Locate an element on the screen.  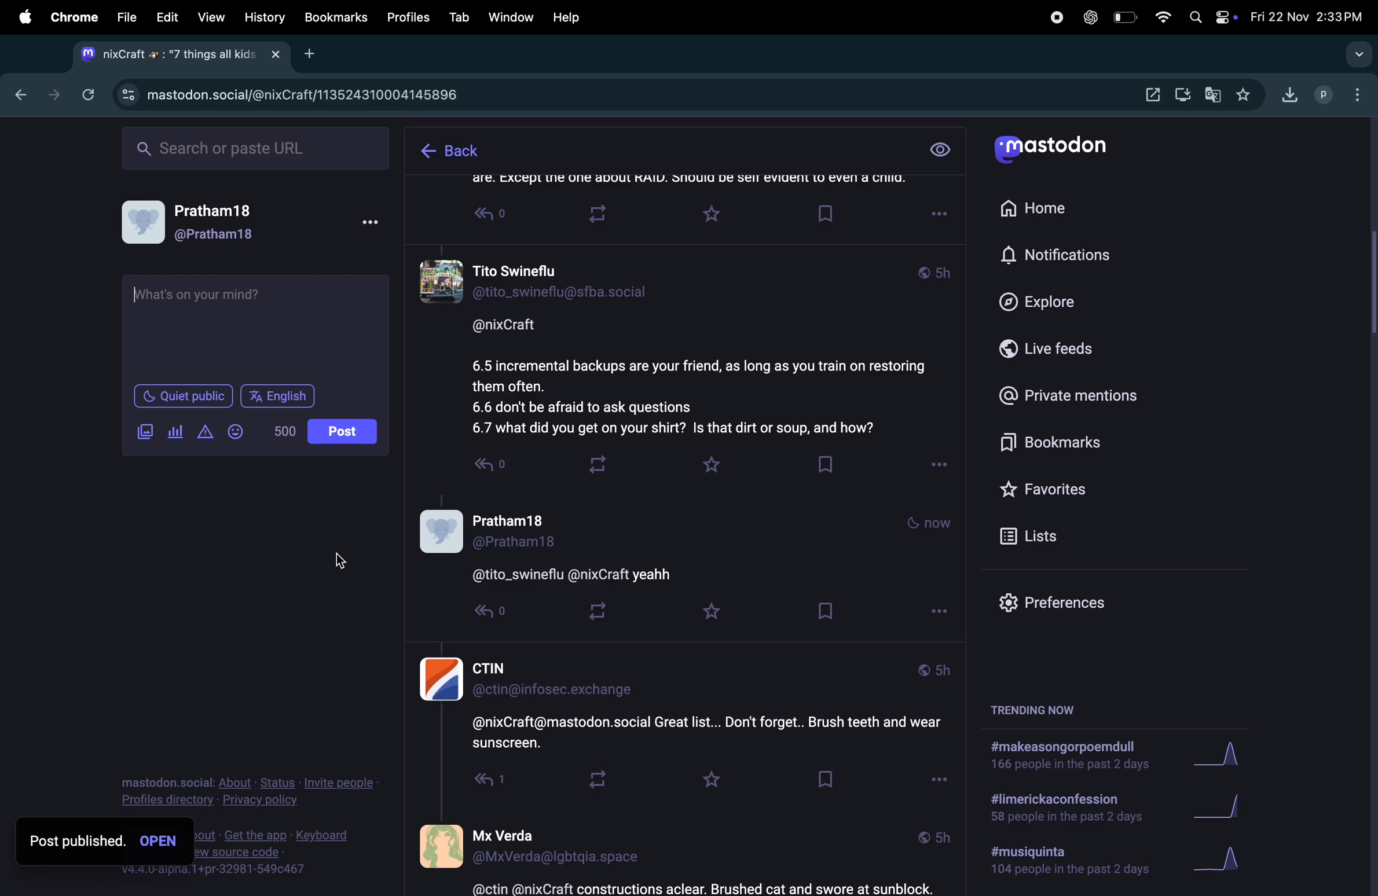
explore is located at coordinates (1058, 300).